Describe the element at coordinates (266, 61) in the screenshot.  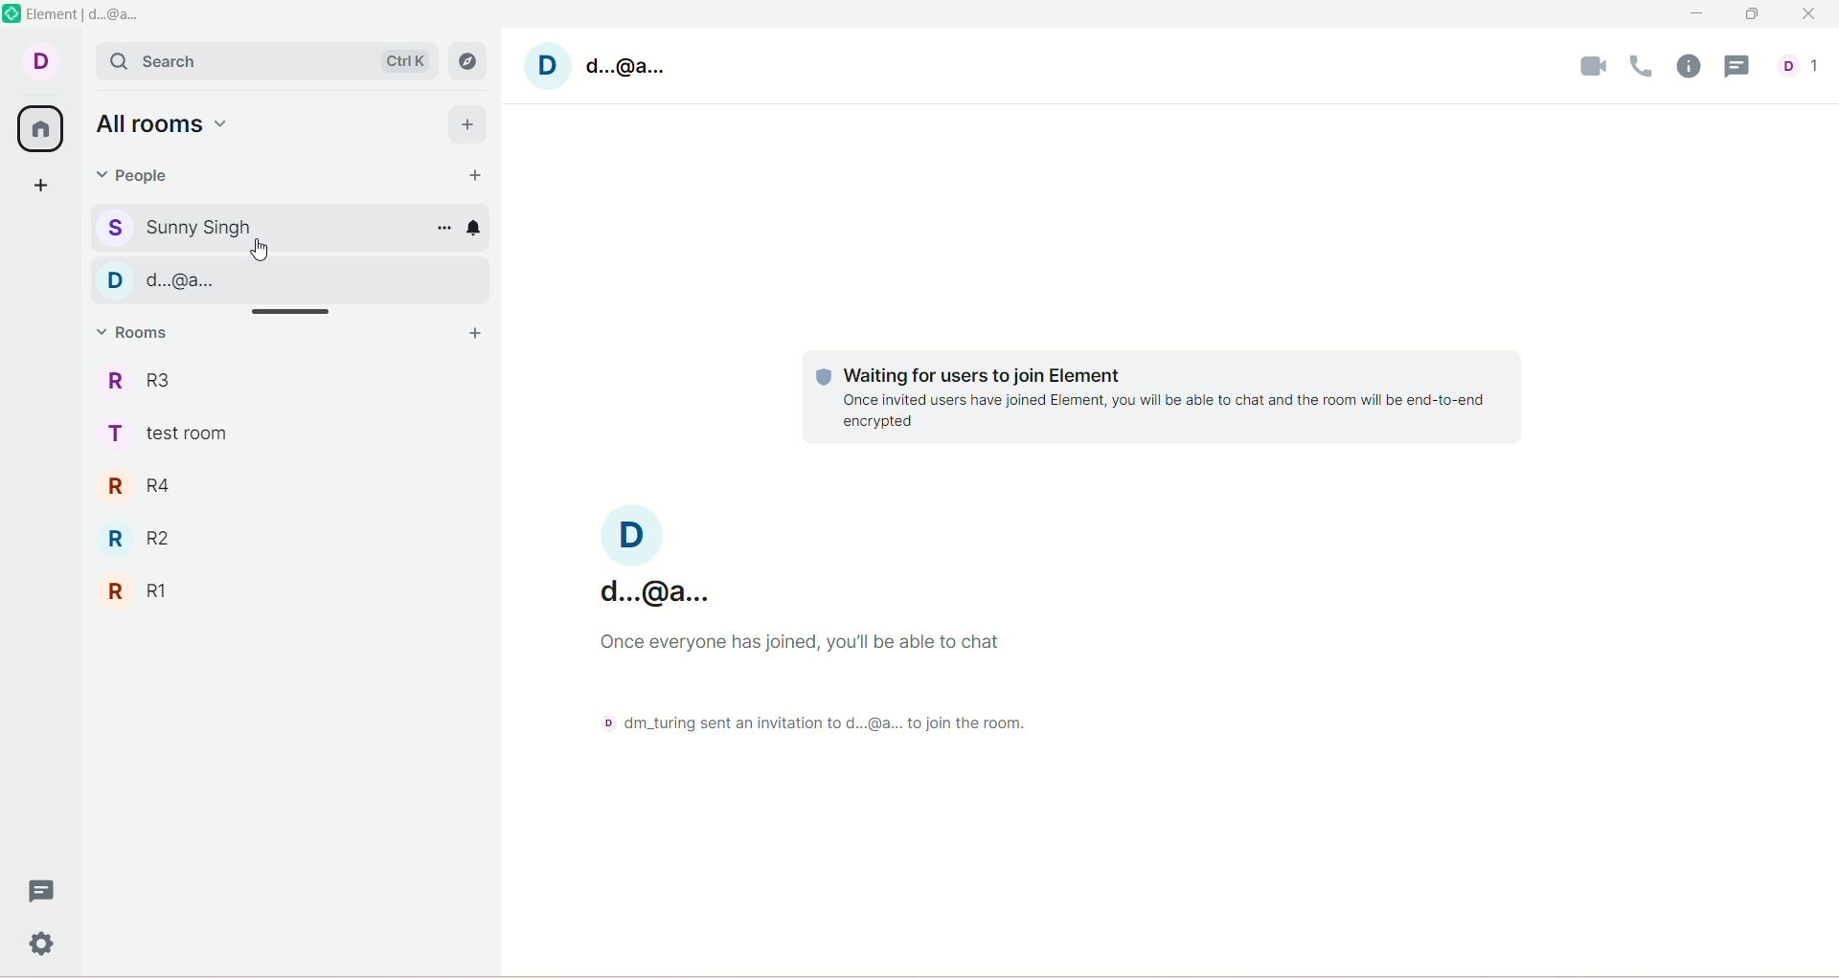
I see `search` at that location.